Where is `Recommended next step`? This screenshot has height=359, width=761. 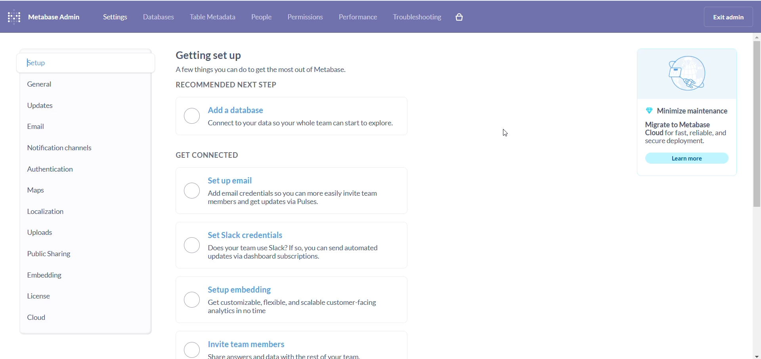
Recommended next step is located at coordinates (230, 83).